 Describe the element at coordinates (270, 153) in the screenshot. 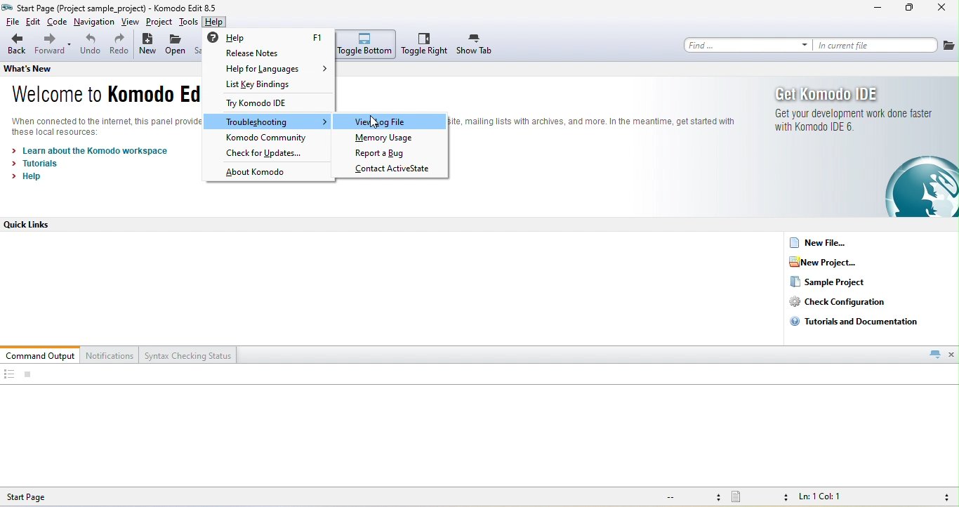

I see `check for updates` at that location.